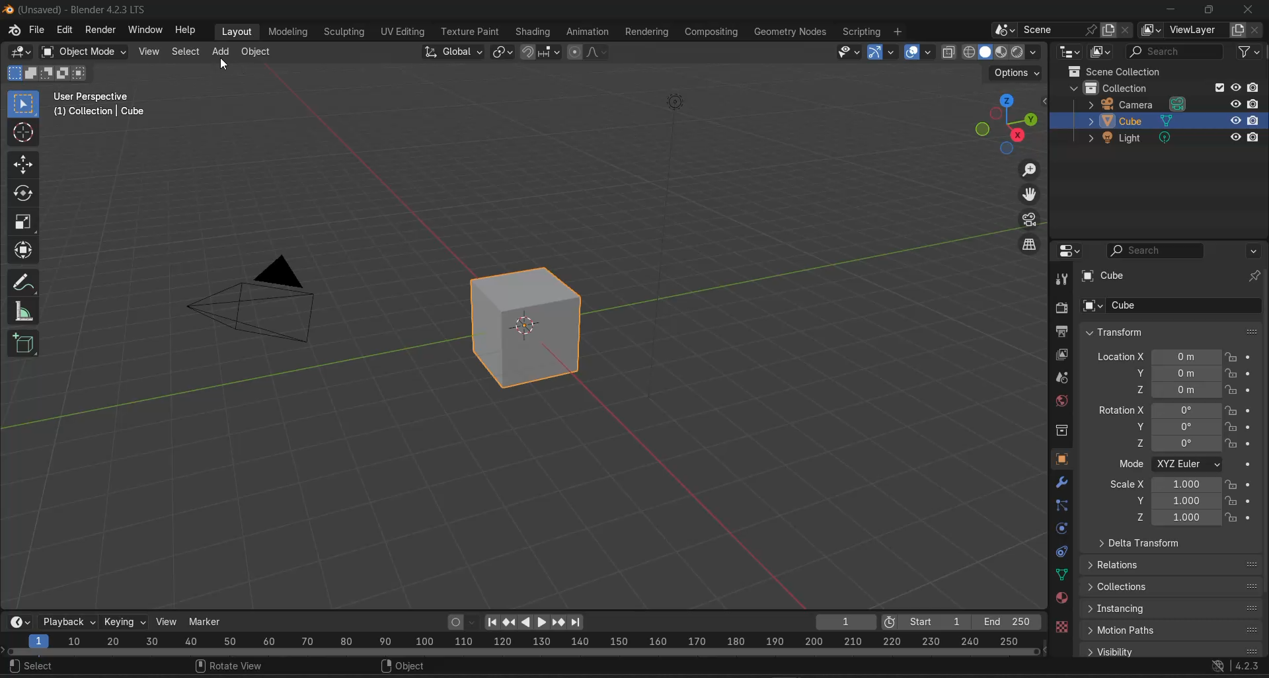 The image size is (1269, 678). What do you see at coordinates (24, 165) in the screenshot?
I see `move` at bounding box center [24, 165].